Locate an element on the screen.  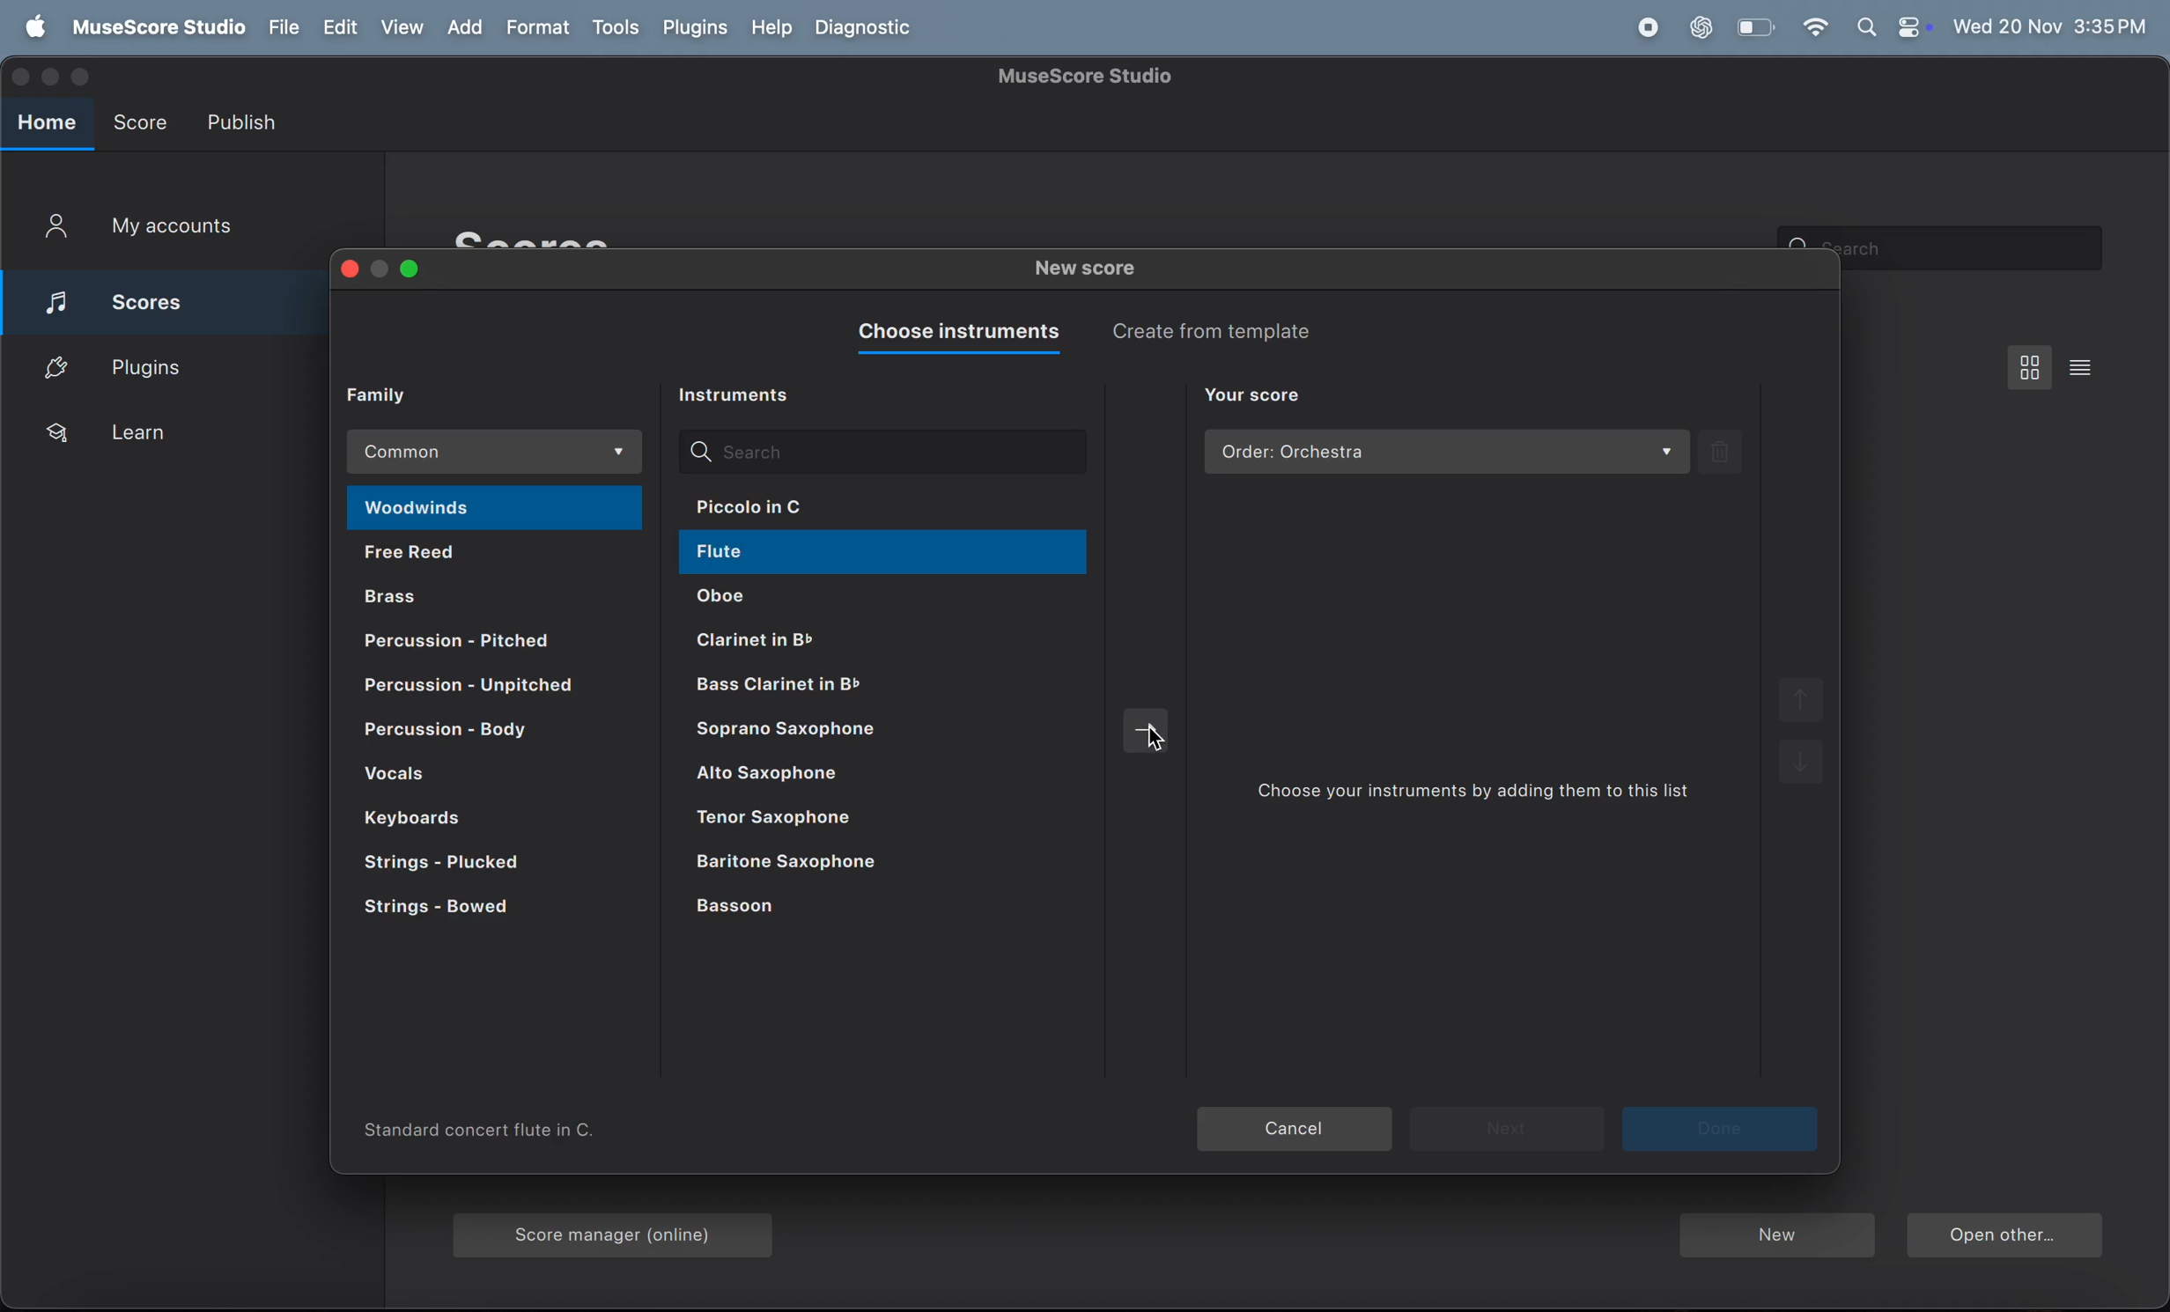
plugins is located at coordinates (695, 27).